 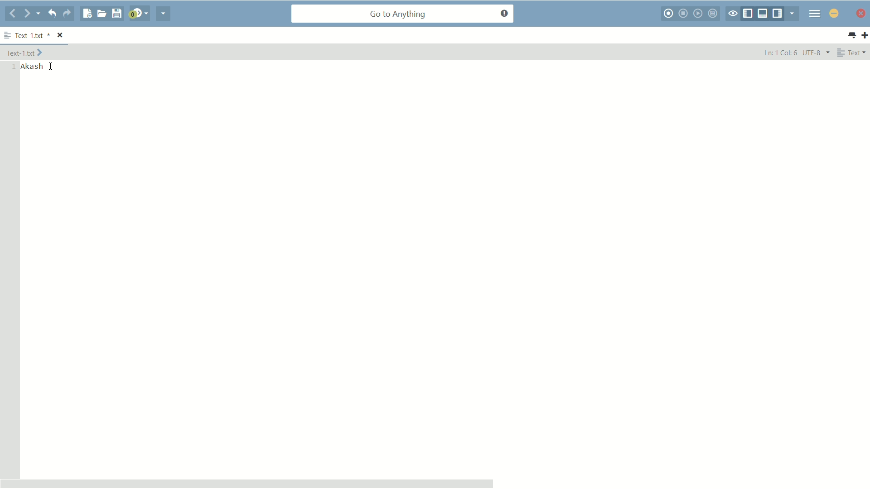 What do you see at coordinates (684, 13) in the screenshot?
I see `stop macro` at bounding box center [684, 13].